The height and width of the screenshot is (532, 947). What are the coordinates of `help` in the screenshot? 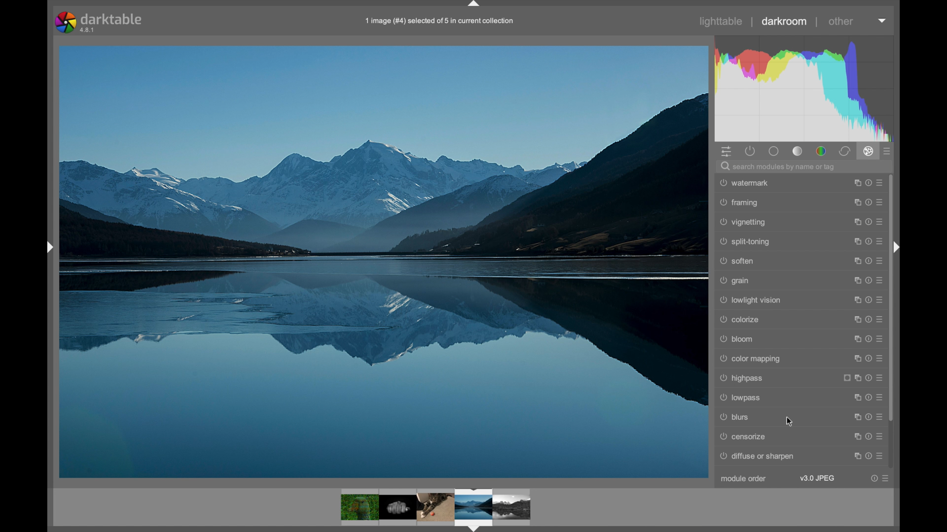 It's located at (868, 221).